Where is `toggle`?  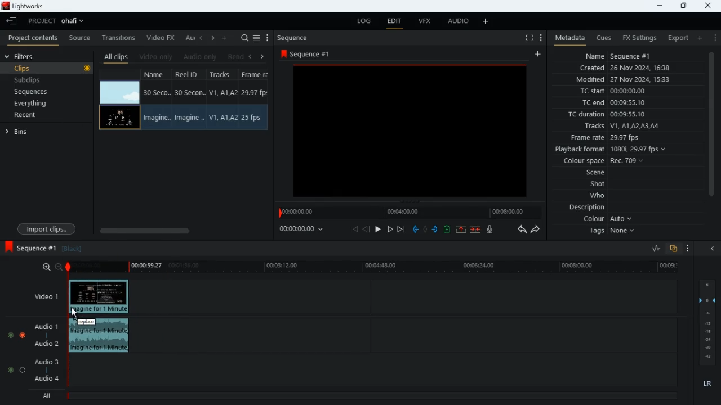 toggle is located at coordinates (10, 336).